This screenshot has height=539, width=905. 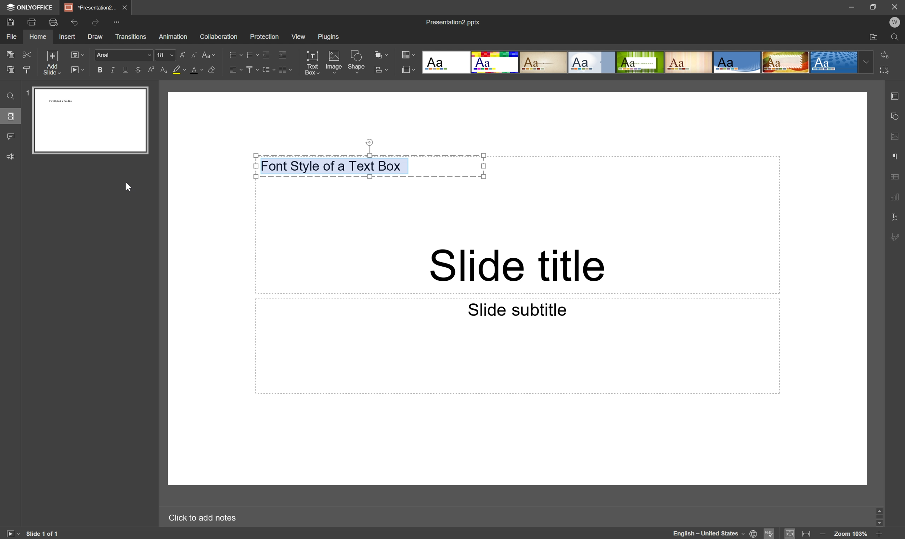 I want to click on Undo, so click(x=76, y=21).